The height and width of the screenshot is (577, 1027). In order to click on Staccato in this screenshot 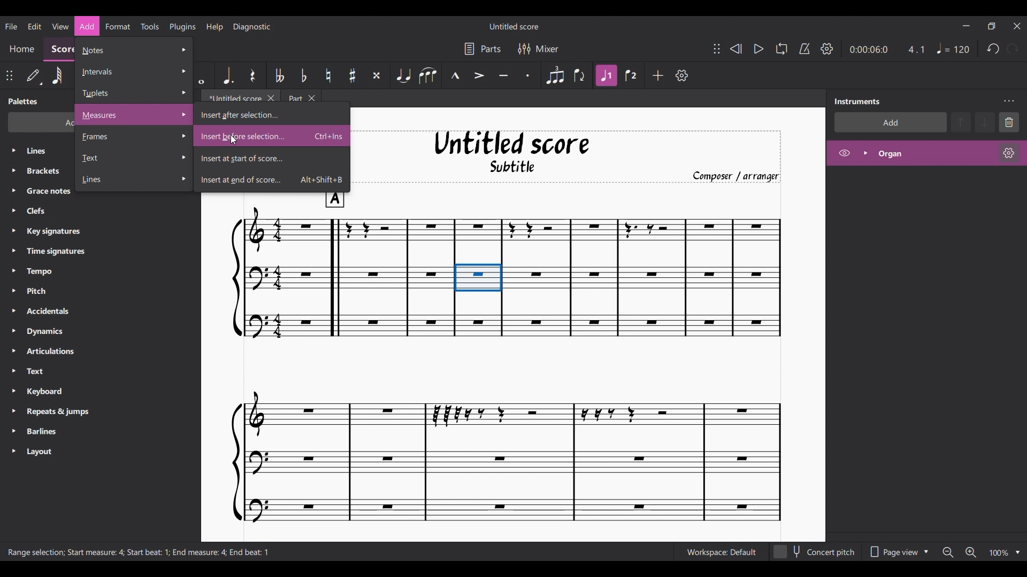, I will do `click(527, 76)`.